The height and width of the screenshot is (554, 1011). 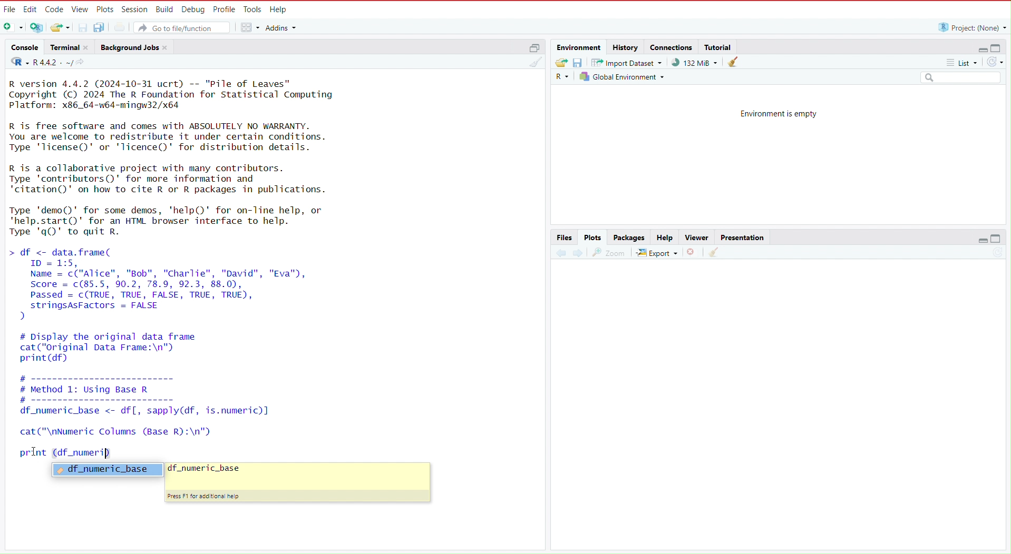 What do you see at coordinates (692, 252) in the screenshot?
I see `remove the current plot` at bounding box center [692, 252].